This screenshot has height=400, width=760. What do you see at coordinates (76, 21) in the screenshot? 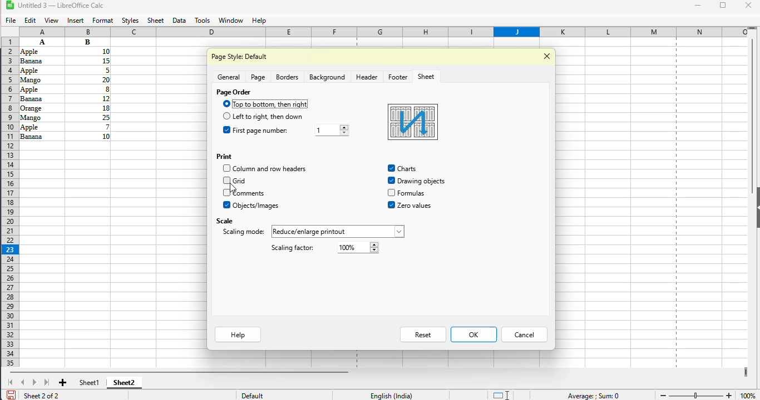
I see `insert` at bounding box center [76, 21].